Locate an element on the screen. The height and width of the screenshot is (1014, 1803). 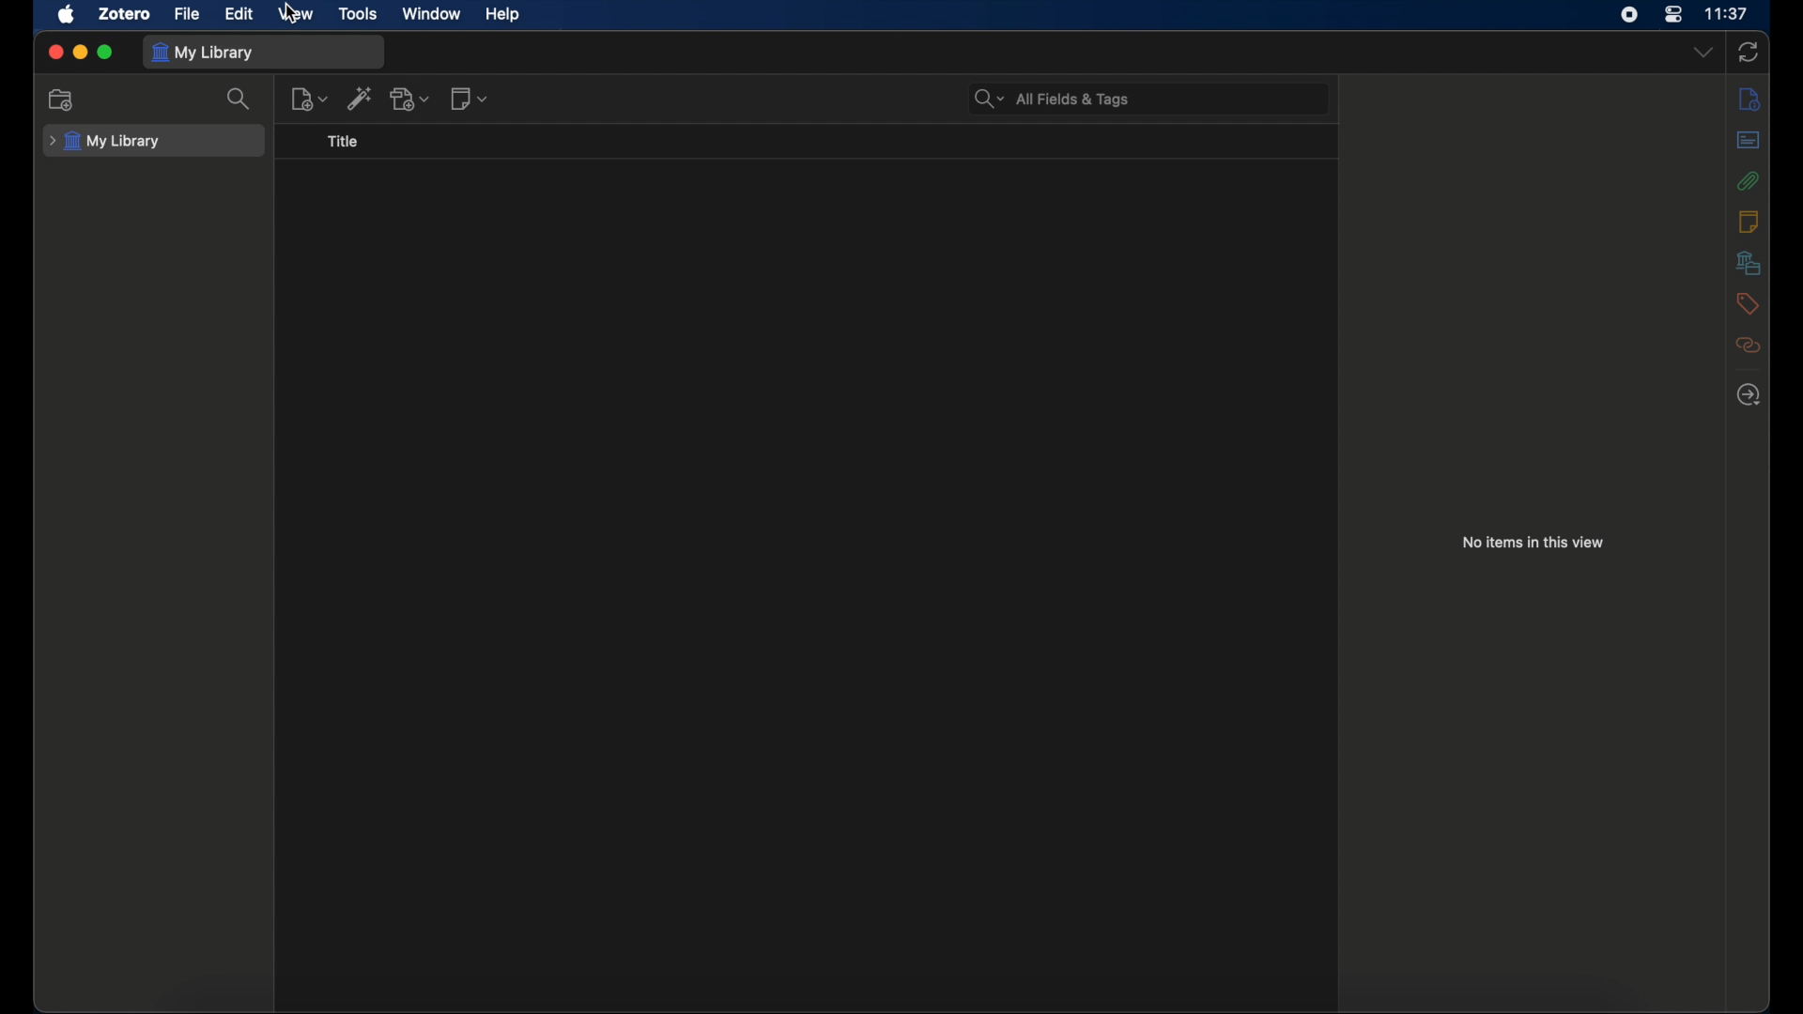
tools is located at coordinates (359, 13).